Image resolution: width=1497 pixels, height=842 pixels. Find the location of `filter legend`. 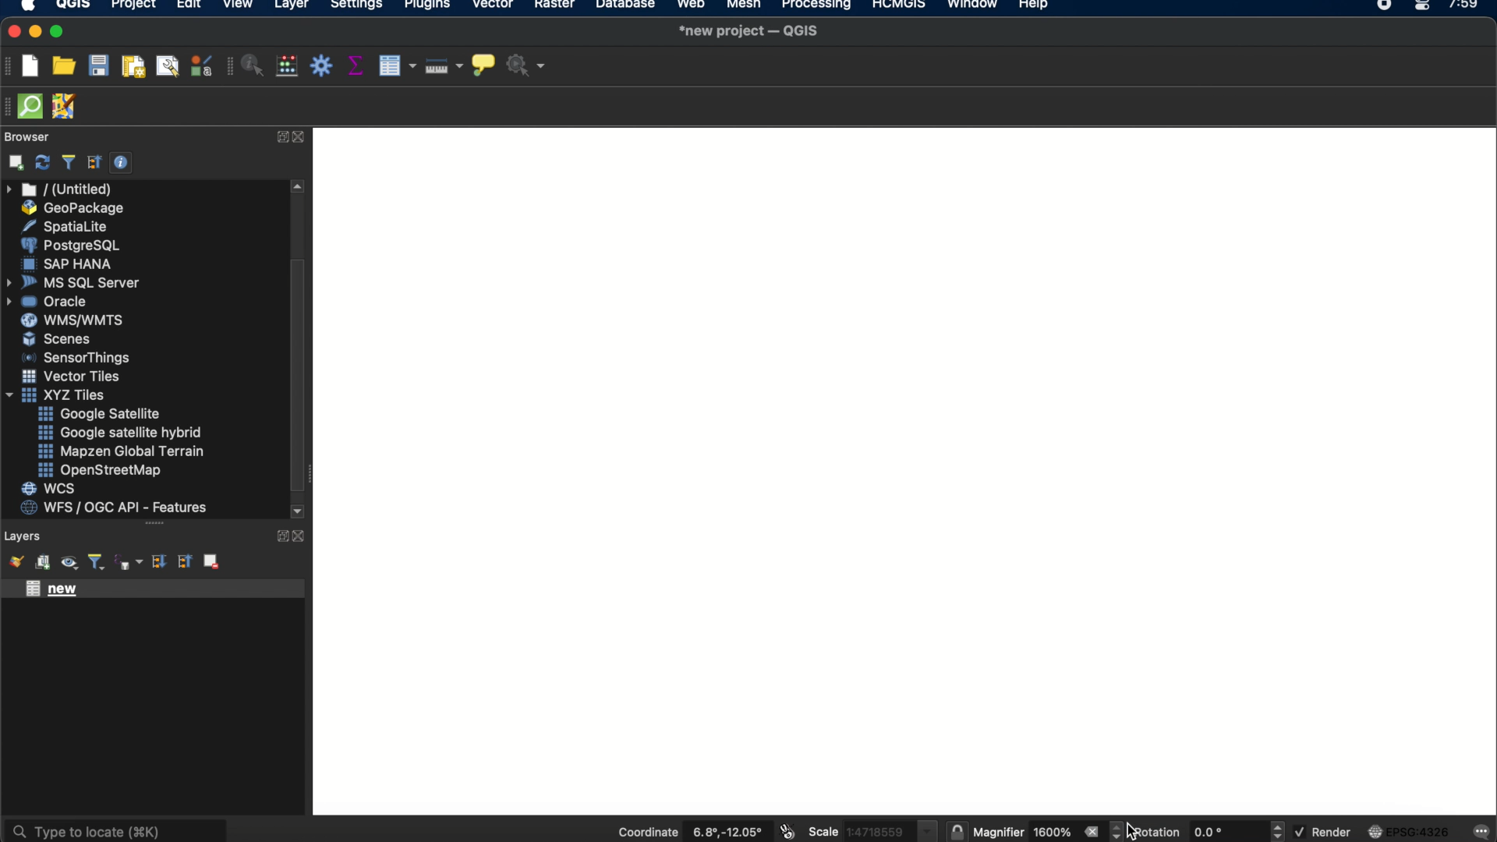

filter legend is located at coordinates (95, 563).